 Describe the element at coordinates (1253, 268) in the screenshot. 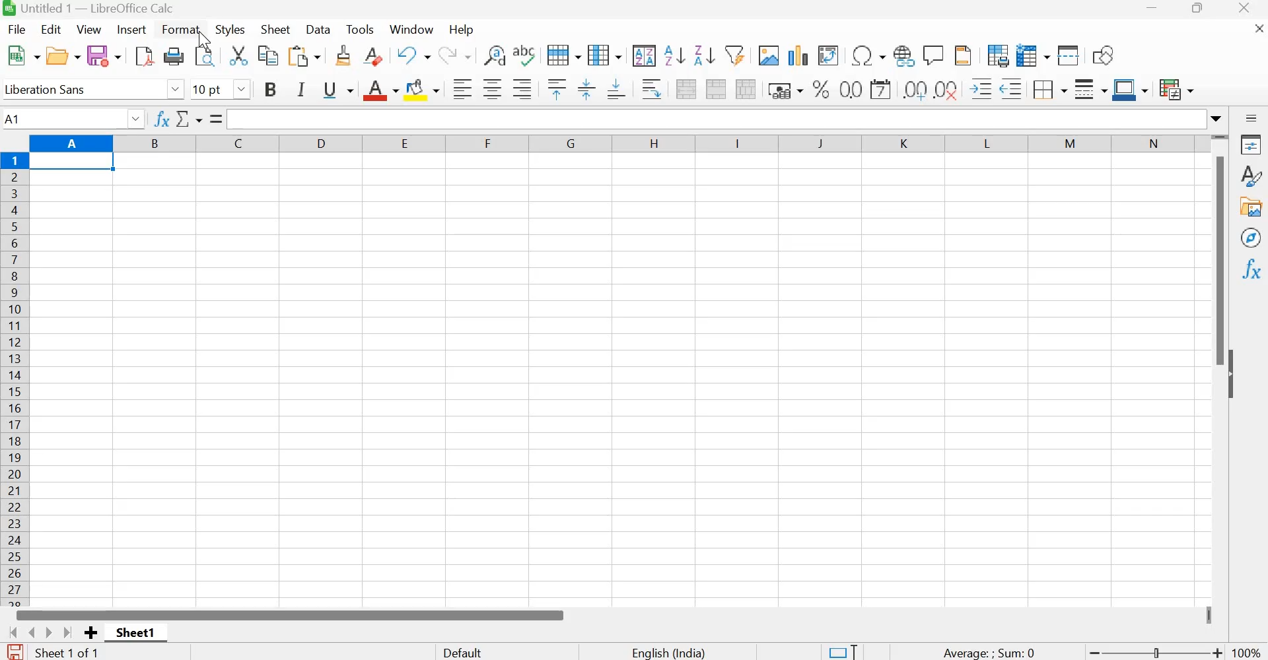

I see `Functions` at that location.